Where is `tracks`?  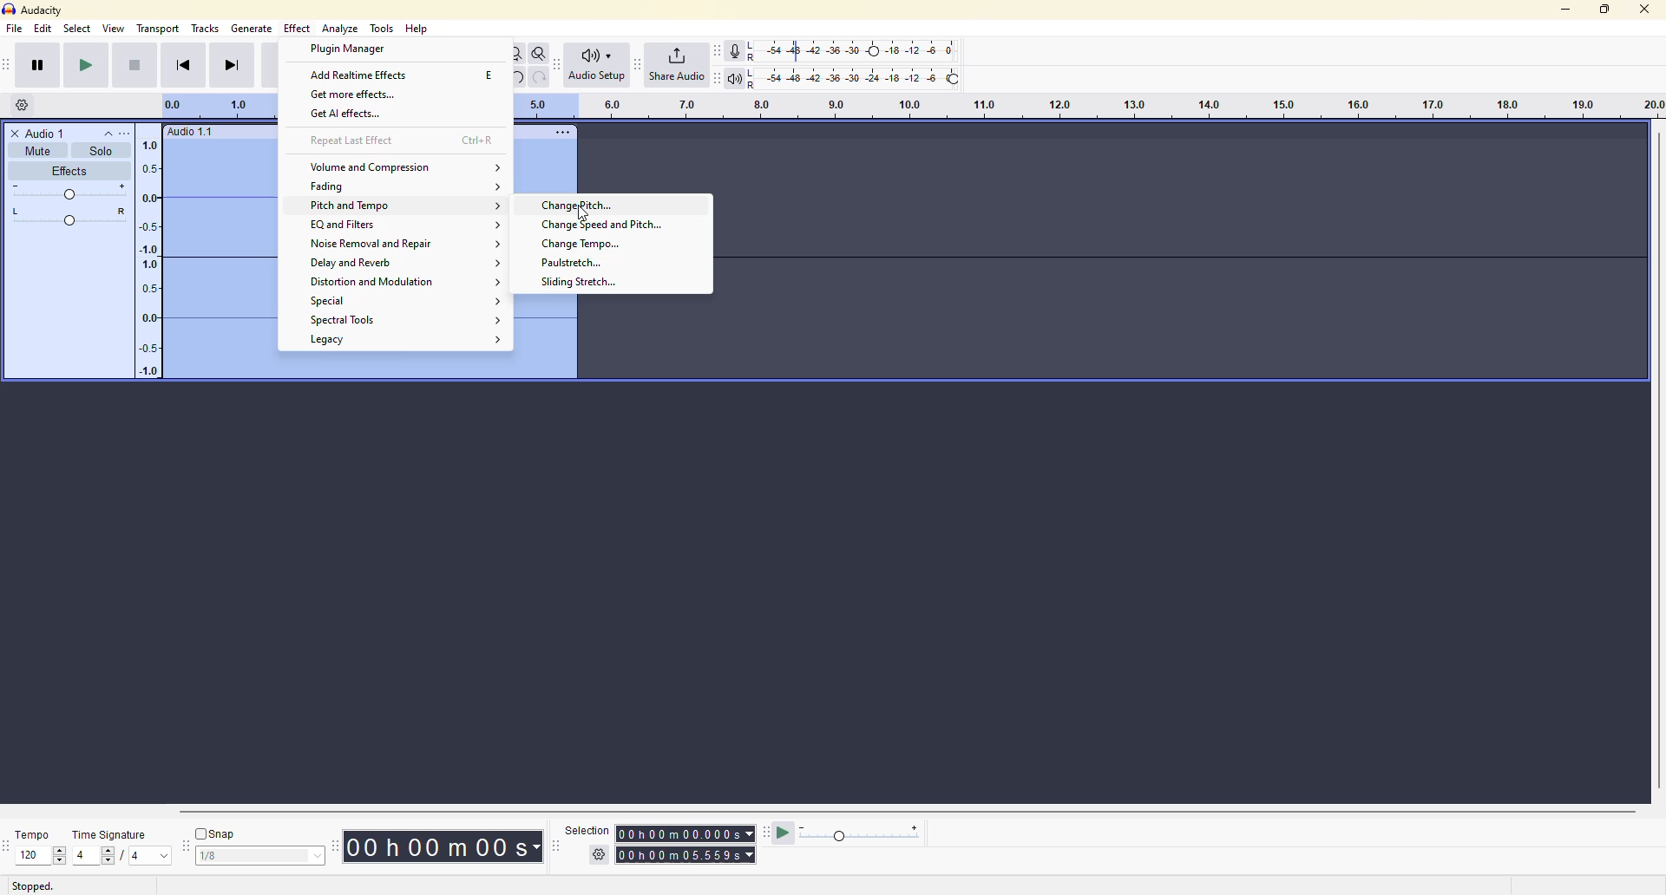 tracks is located at coordinates (206, 29).